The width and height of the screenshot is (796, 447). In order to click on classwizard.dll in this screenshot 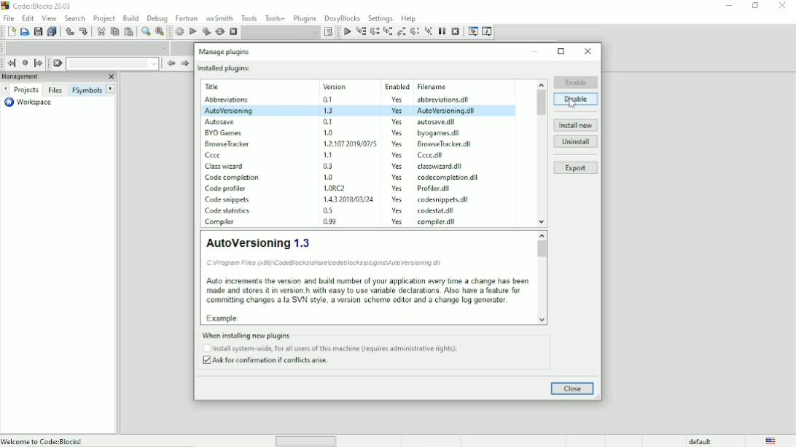, I will do `click(438, 167)`.